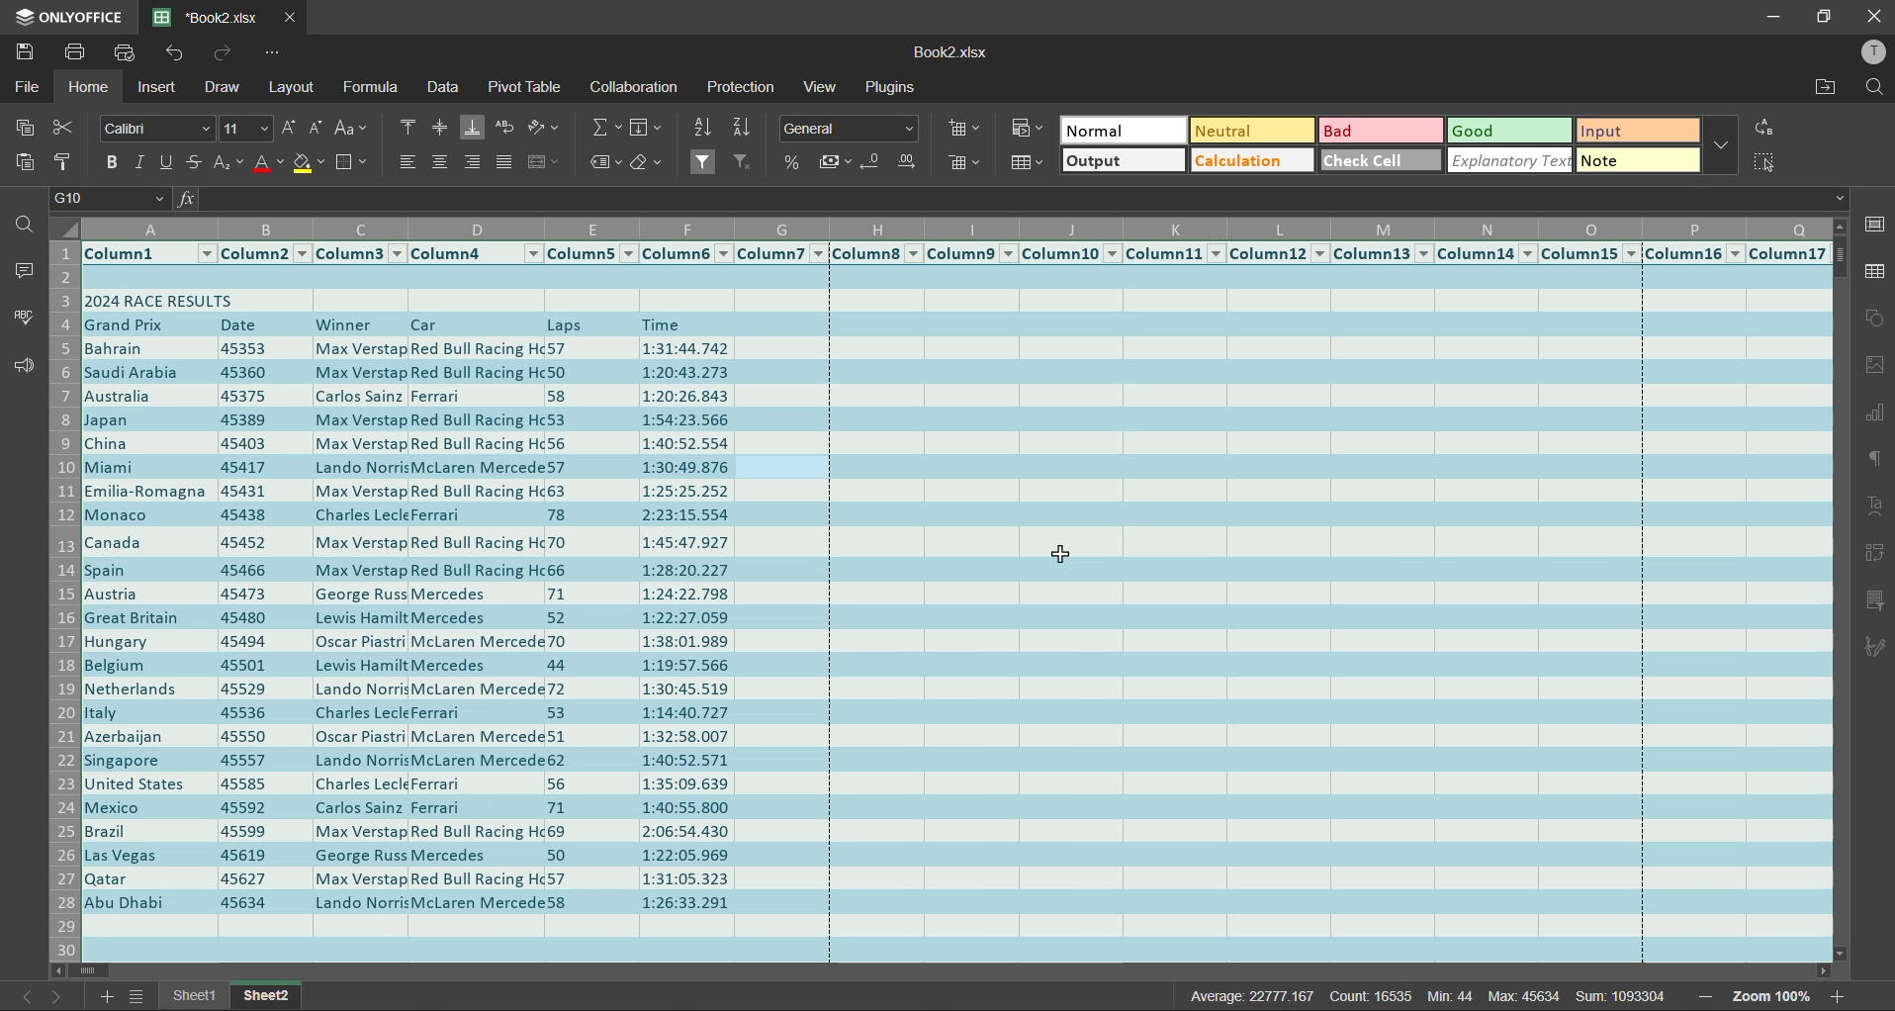  What do you see at coordinates (649, 165) in the screenshot?
I see `clear` at bounding box center [649, 165].